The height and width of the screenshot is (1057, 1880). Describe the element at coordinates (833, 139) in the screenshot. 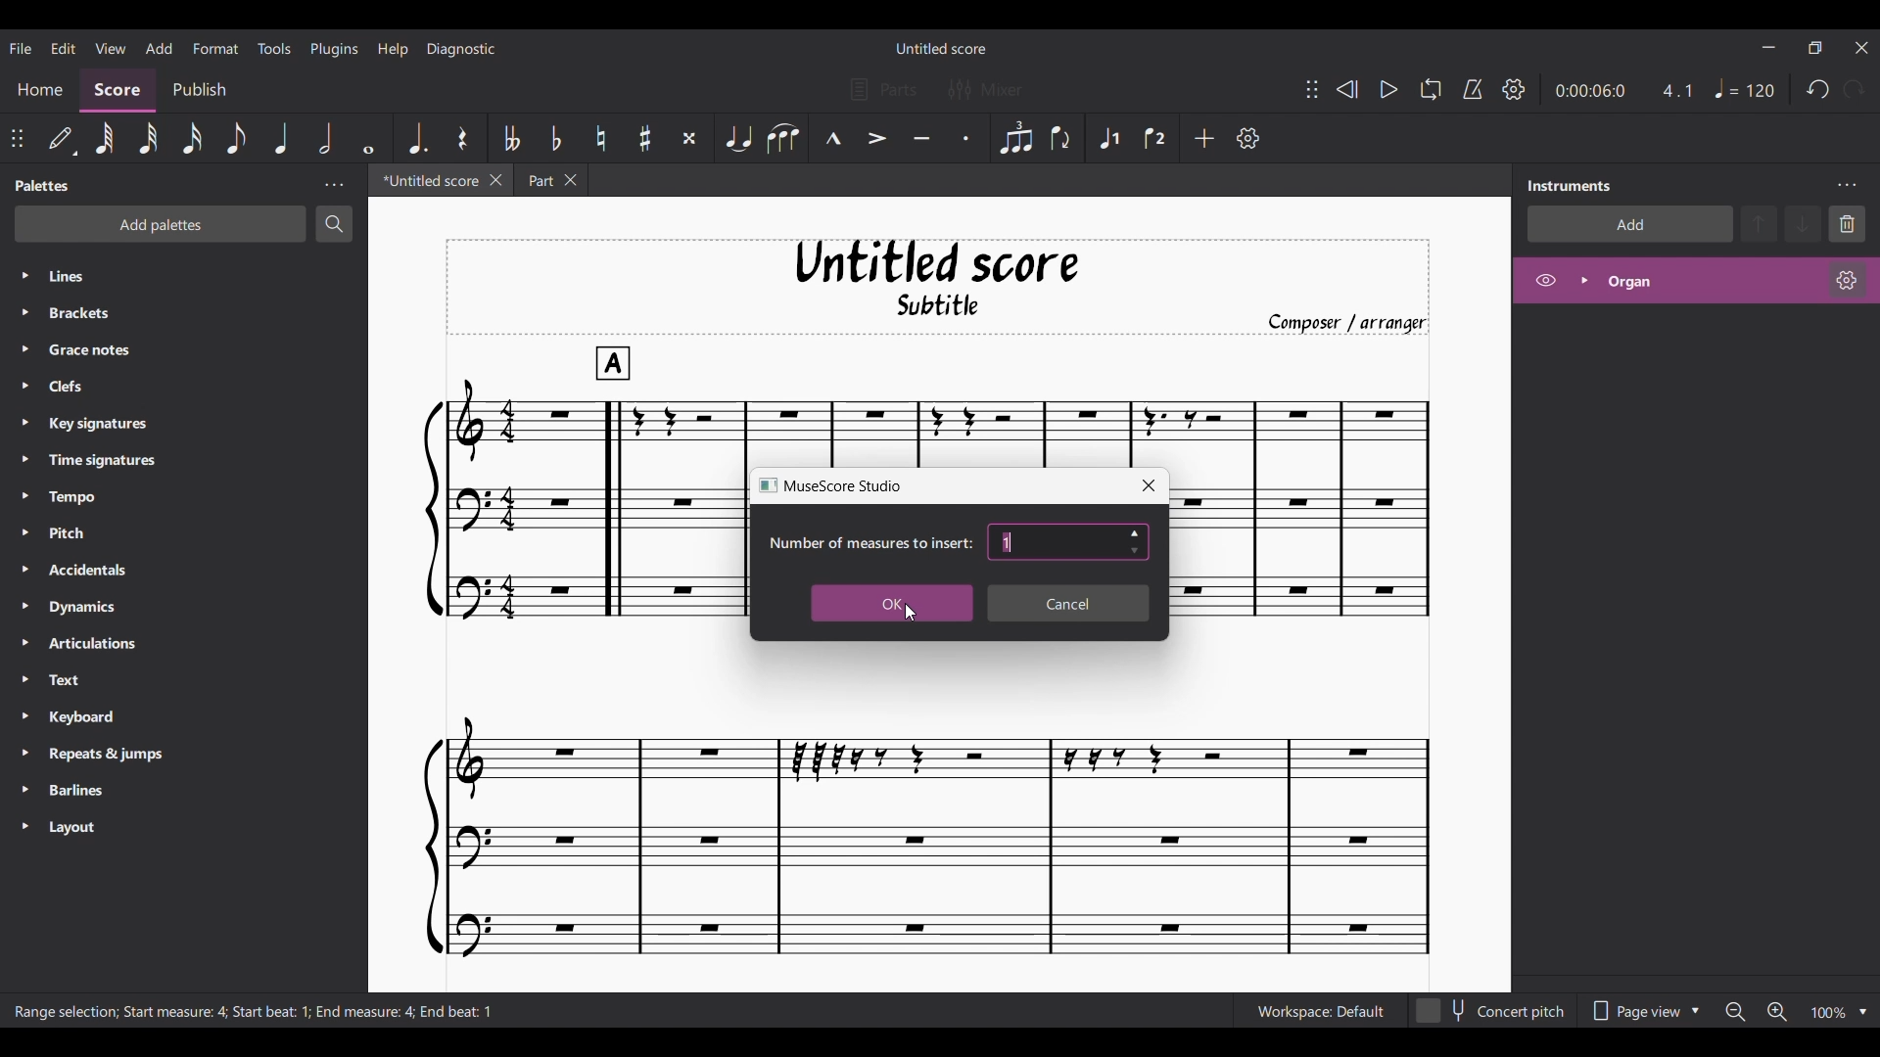

I see `Marcato` at that location.